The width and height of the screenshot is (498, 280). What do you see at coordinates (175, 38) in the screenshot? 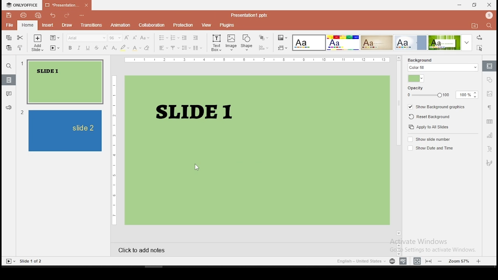
I see `numbering` at bounding box center [175, 38].